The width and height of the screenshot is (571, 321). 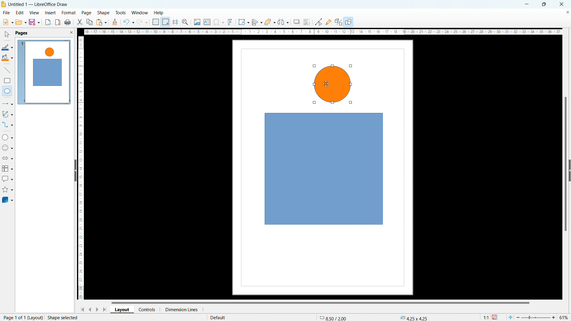 I want to click on export directly as pdf, so click(x=58, y=22).